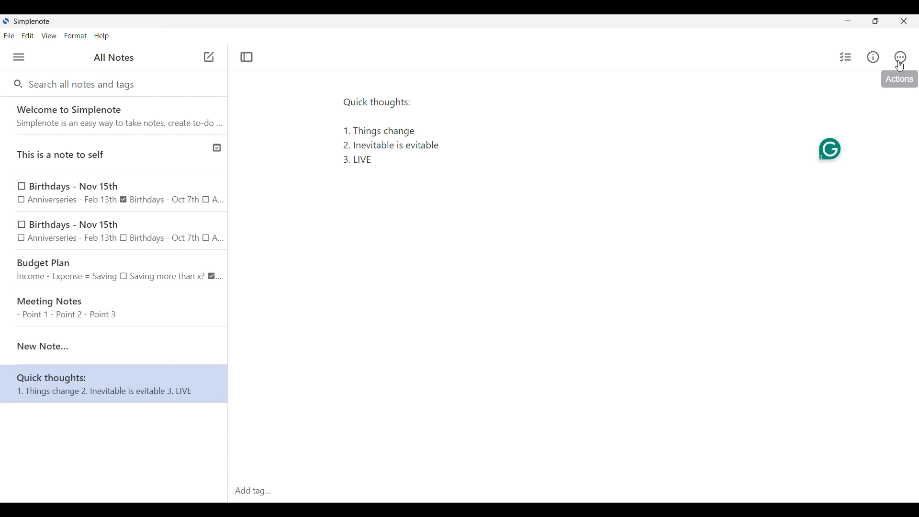  What do you see at coordinates (873, 57) in the screenshot?
I see `Info` at bounding box center [873, 57].